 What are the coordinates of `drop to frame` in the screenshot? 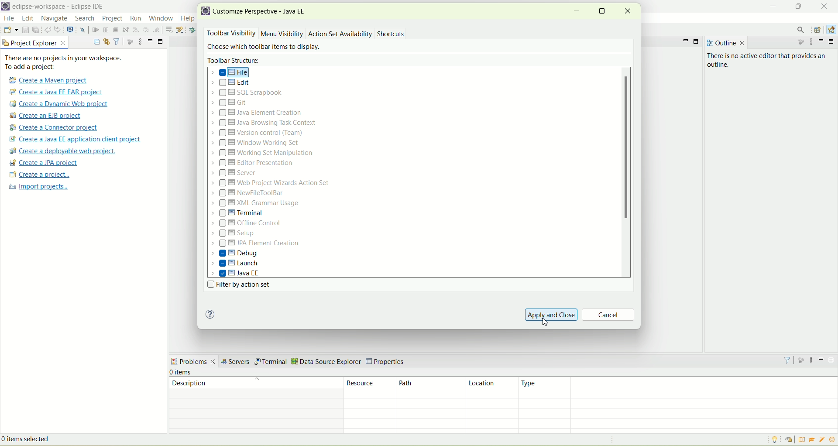 It's located at (168, 30).